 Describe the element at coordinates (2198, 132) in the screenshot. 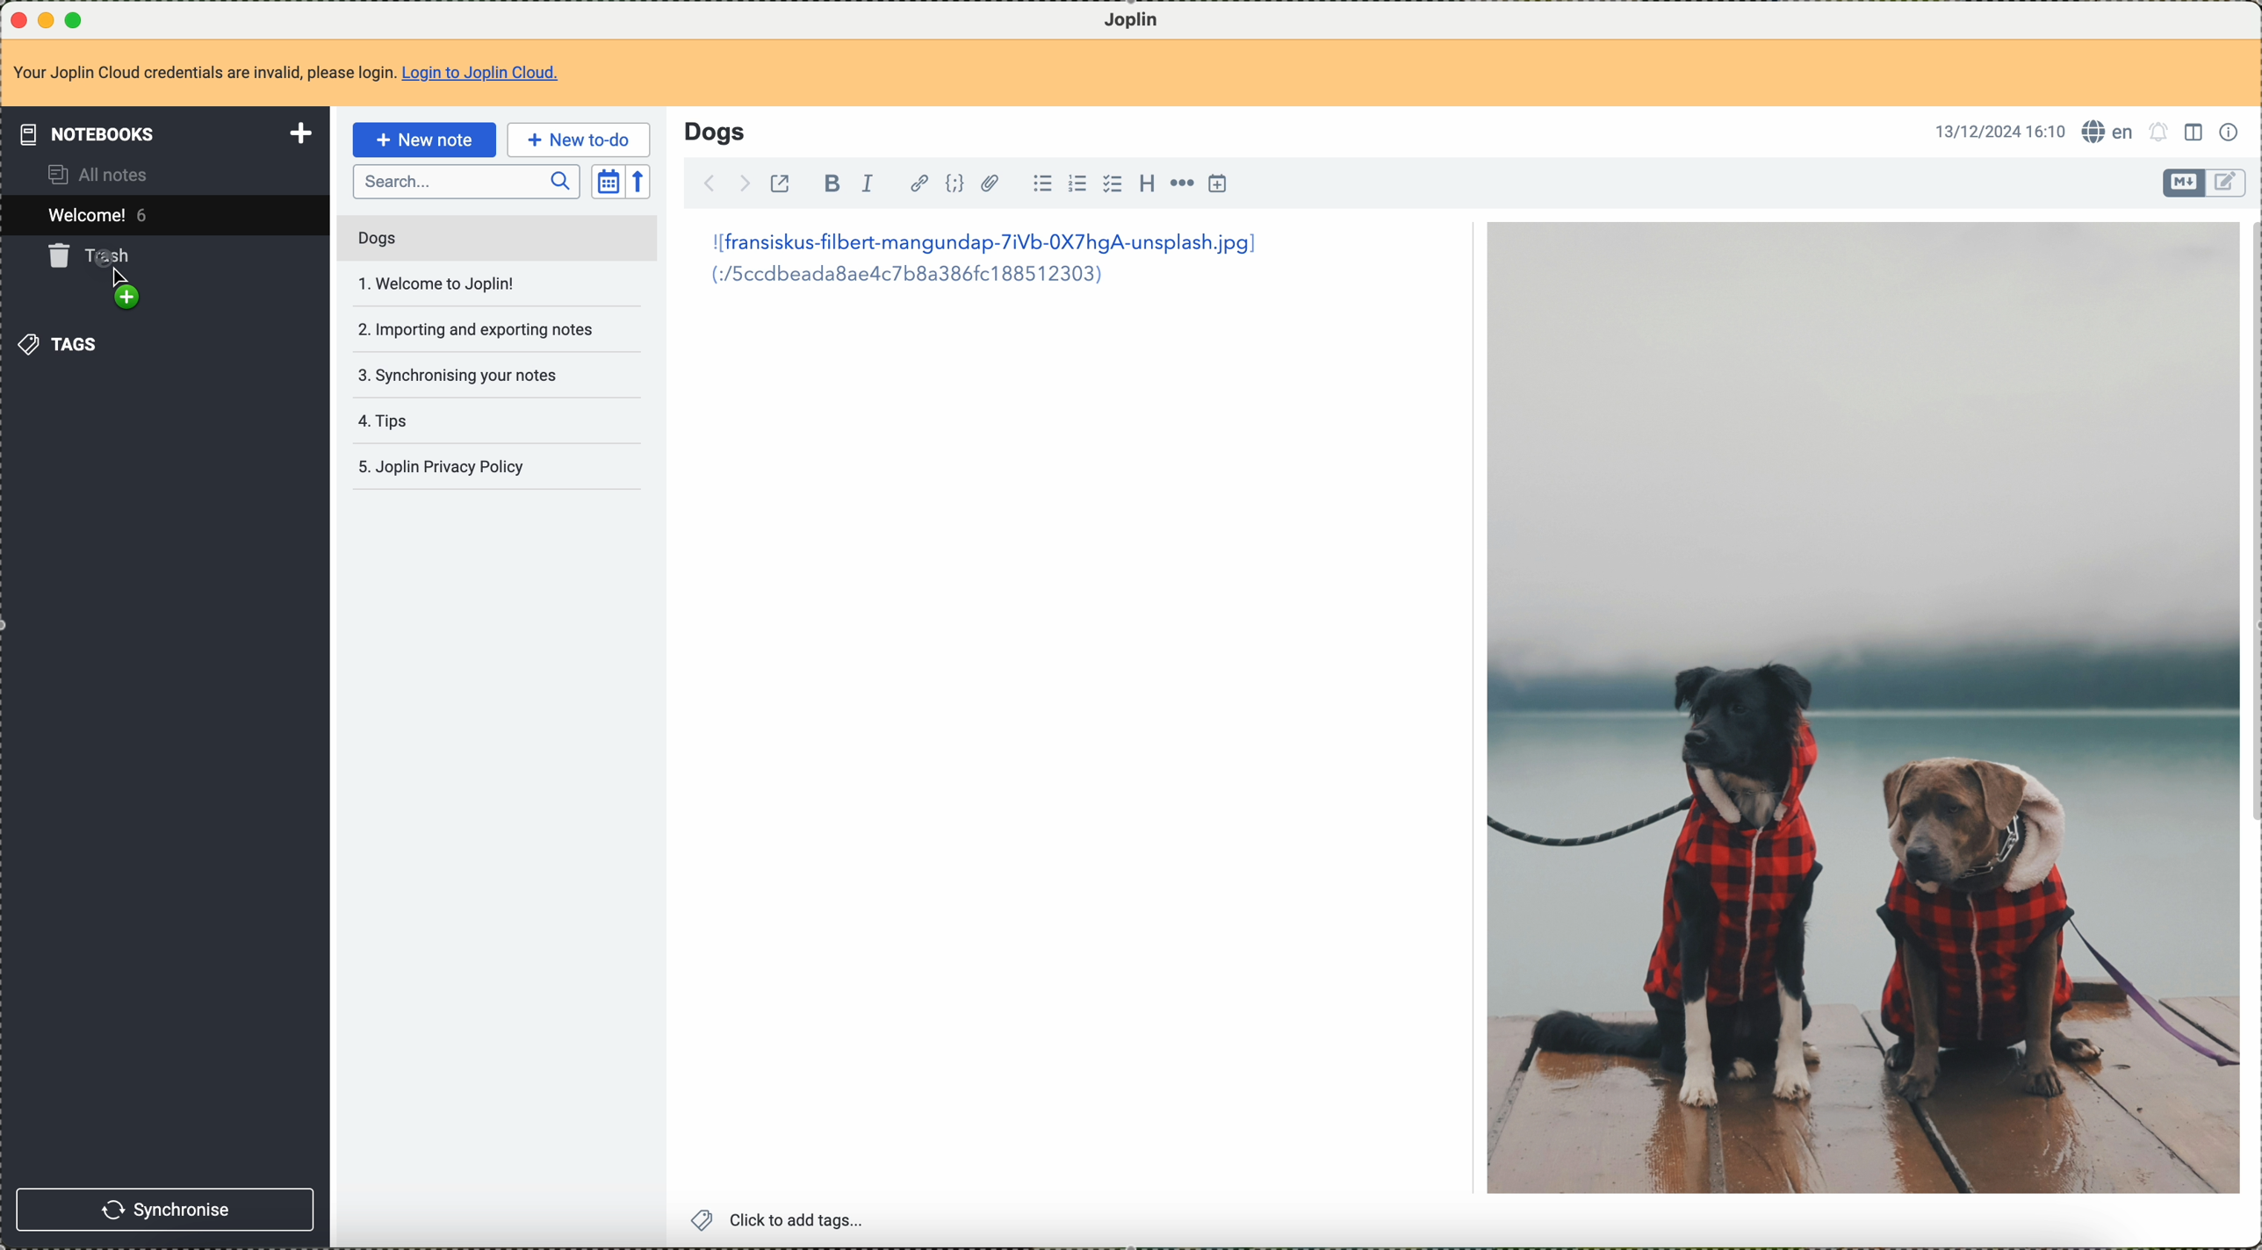

I see `toggle editor layout` at that location.